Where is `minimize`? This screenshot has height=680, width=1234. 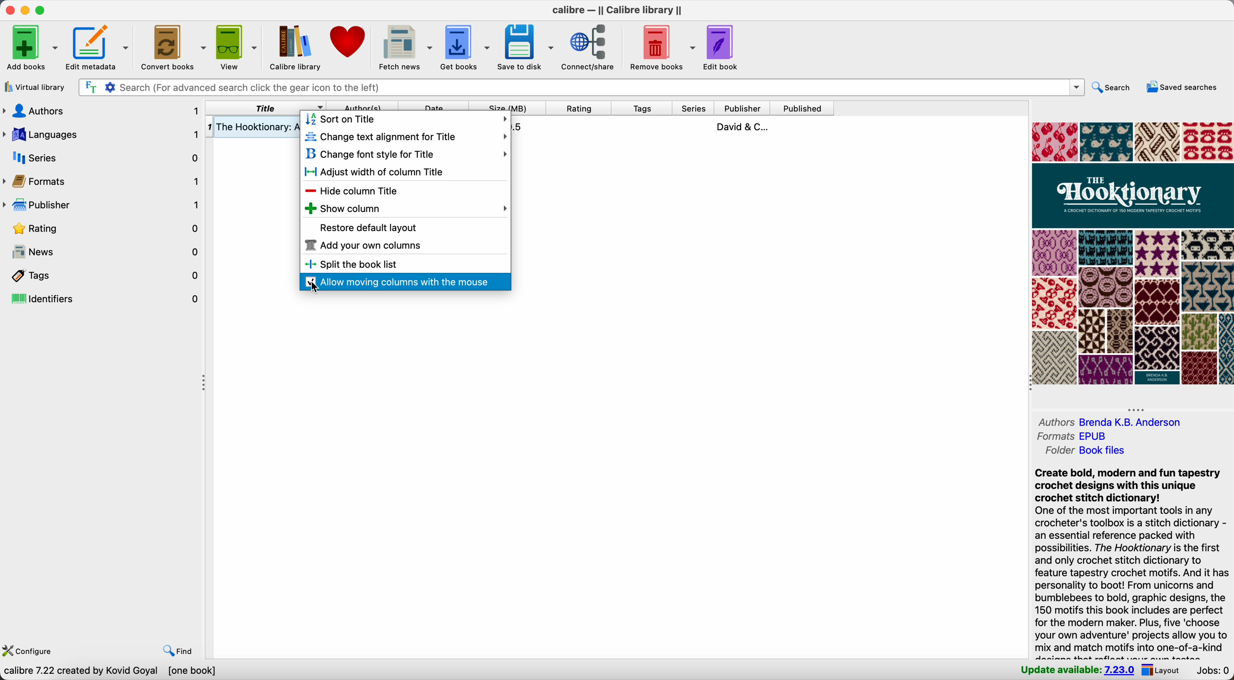 minimize is located at coordinates (27, 10).